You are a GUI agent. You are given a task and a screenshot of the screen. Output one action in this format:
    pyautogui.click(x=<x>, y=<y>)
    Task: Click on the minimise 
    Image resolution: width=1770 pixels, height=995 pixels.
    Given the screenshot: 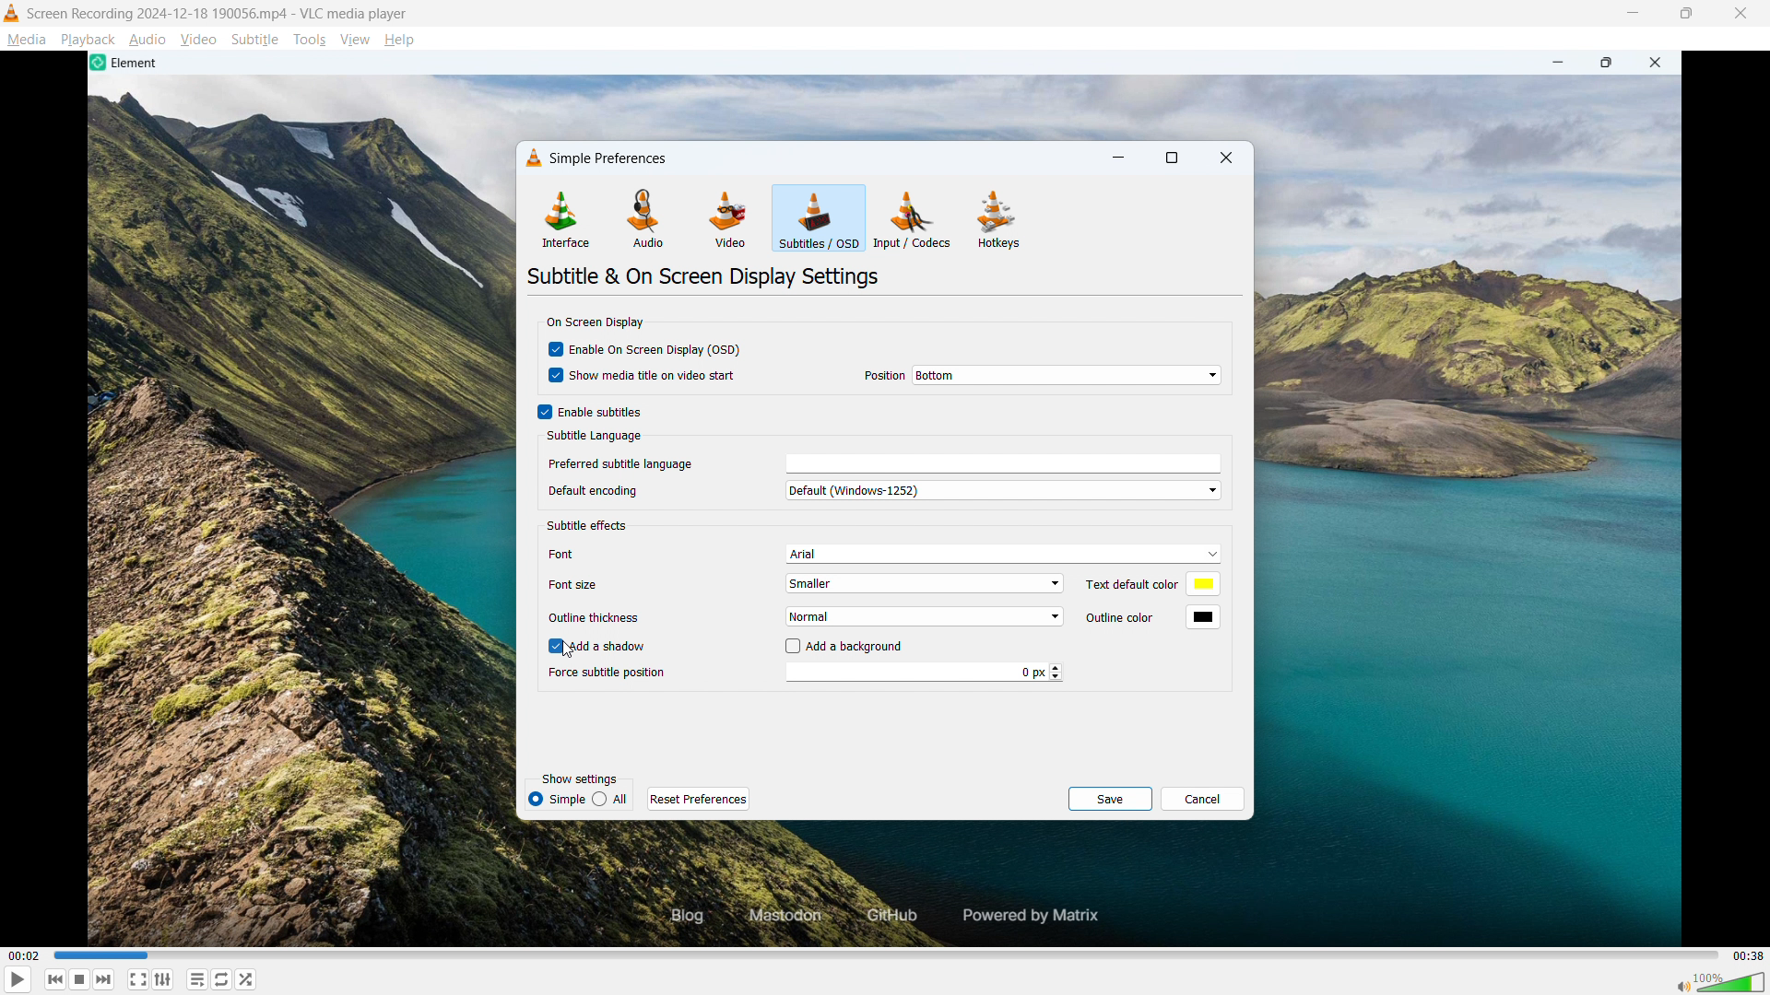 What is the action you would take?
    pyautogui.click(x=1634, y=14)
    